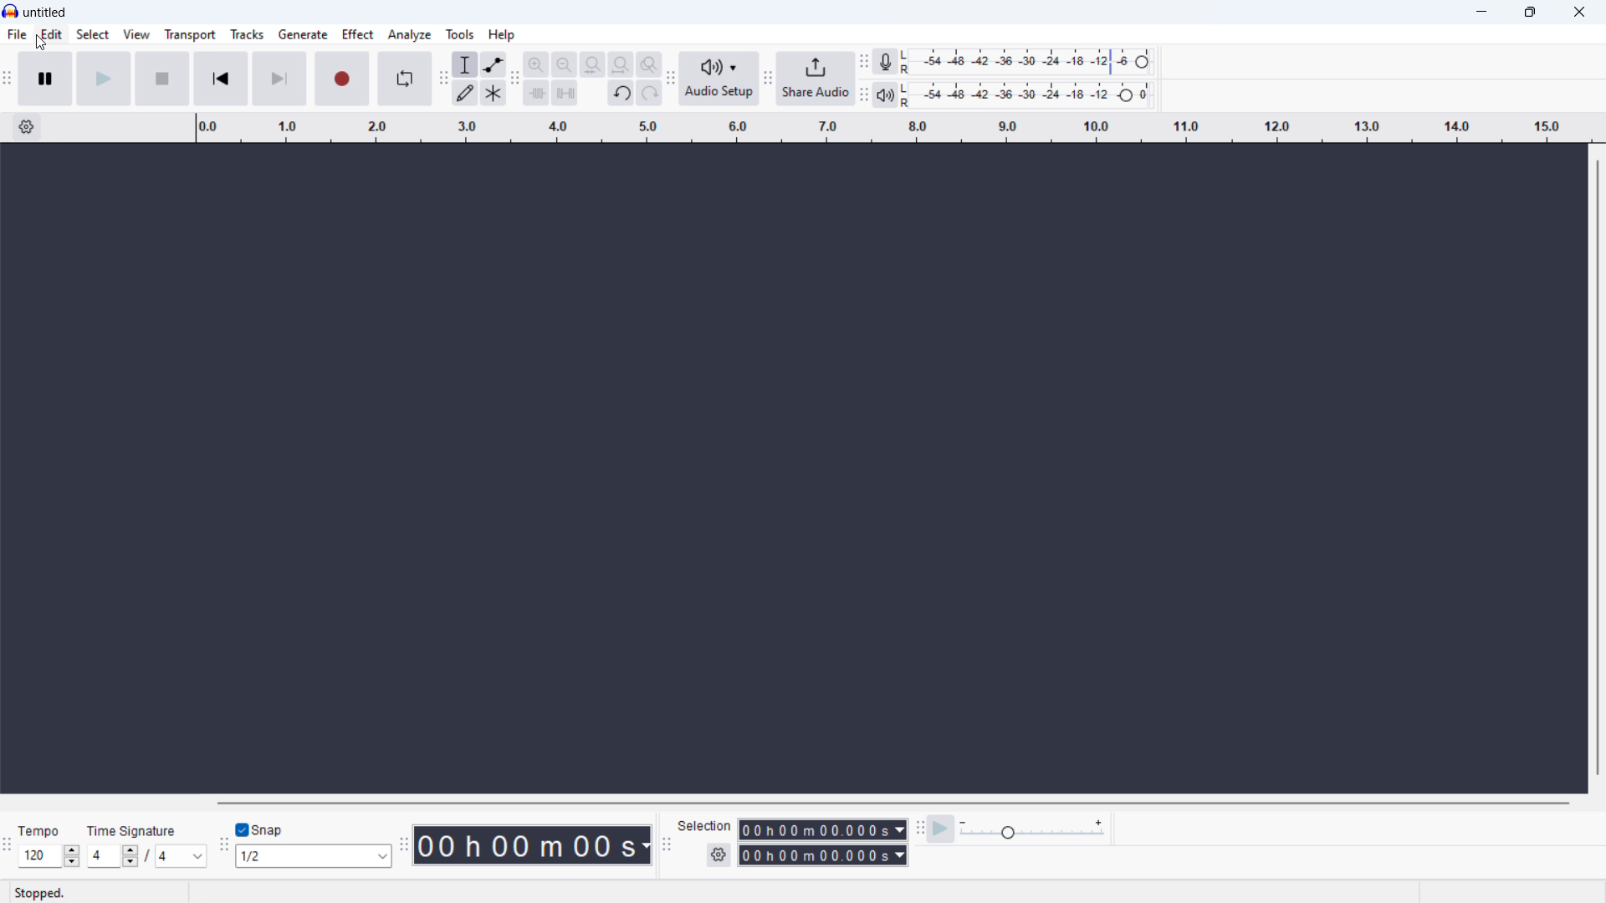 This screenshot has height=903, width=1606. What do you see at coordinates (565, 93) in the screenshot?
I see `silence audio selection` at bounding box center [565, 93].